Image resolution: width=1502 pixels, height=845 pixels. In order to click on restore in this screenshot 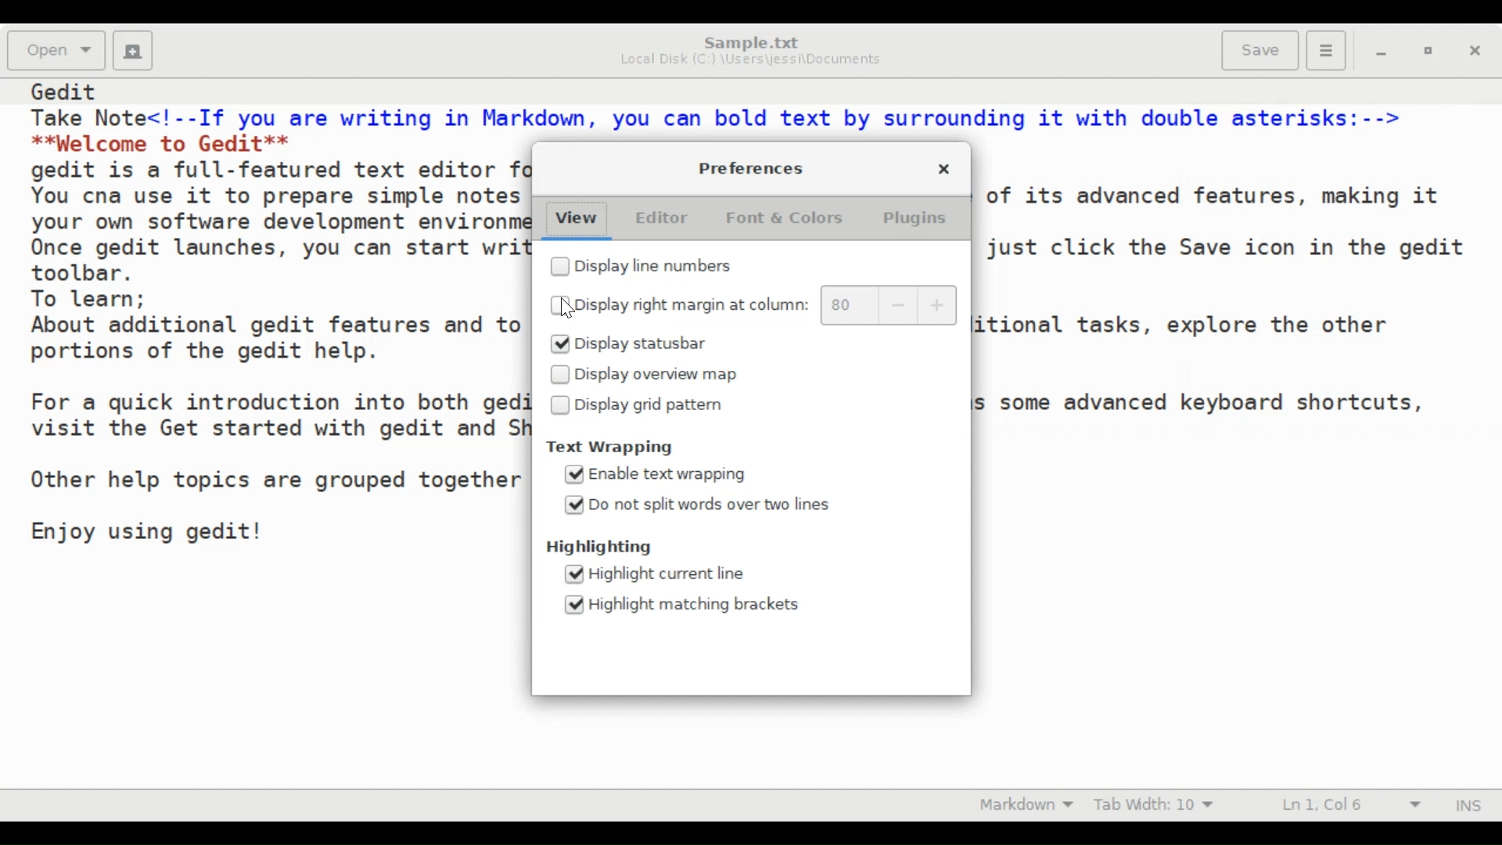, I will do `click(1432, 52)`.